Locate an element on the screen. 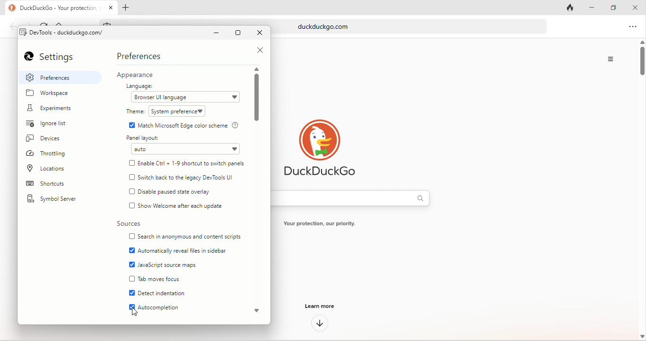 This screenshot has width=646, height=341. close is located at coordinates (635, 7).